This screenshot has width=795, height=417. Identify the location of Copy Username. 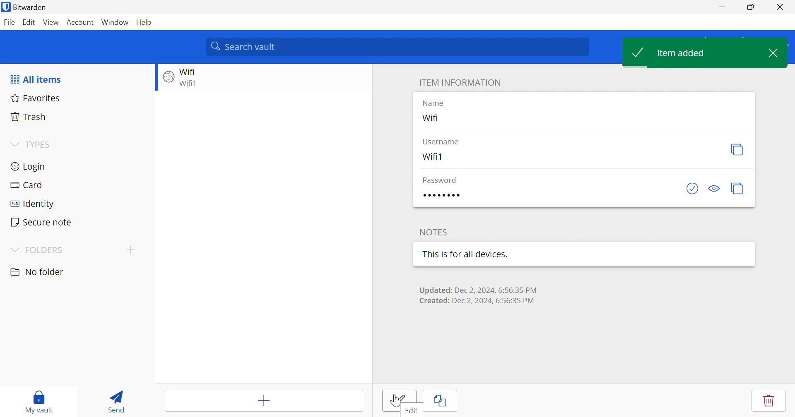
(737, 149).